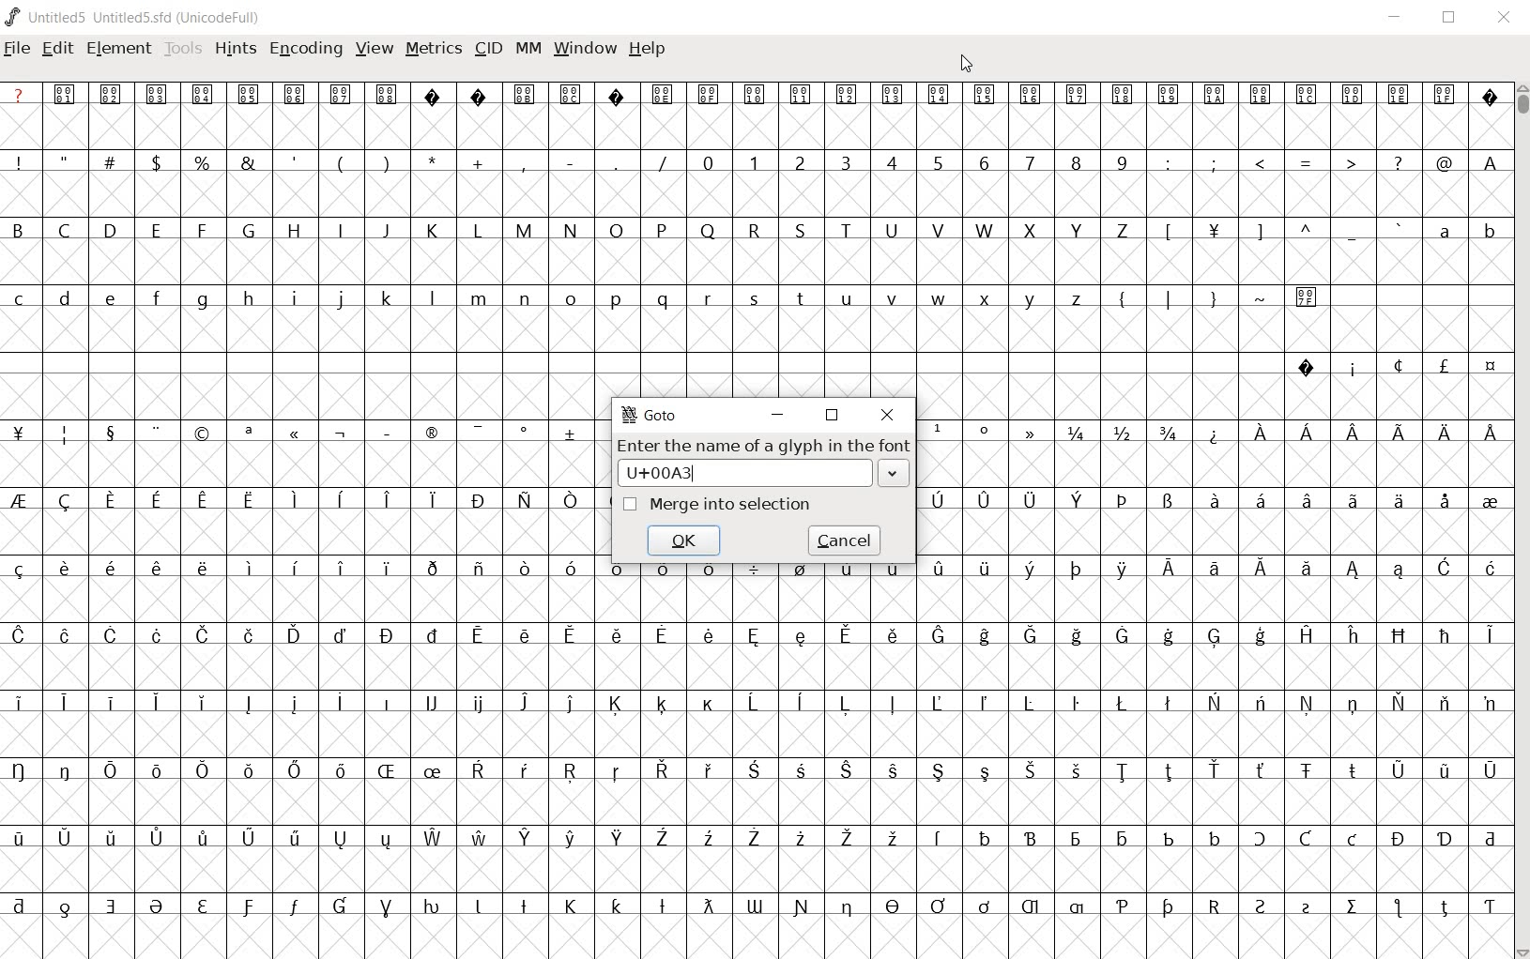 Image resolution: width=1530 pixels, height=959 pixels. I want to click on /, so click(660, 163).